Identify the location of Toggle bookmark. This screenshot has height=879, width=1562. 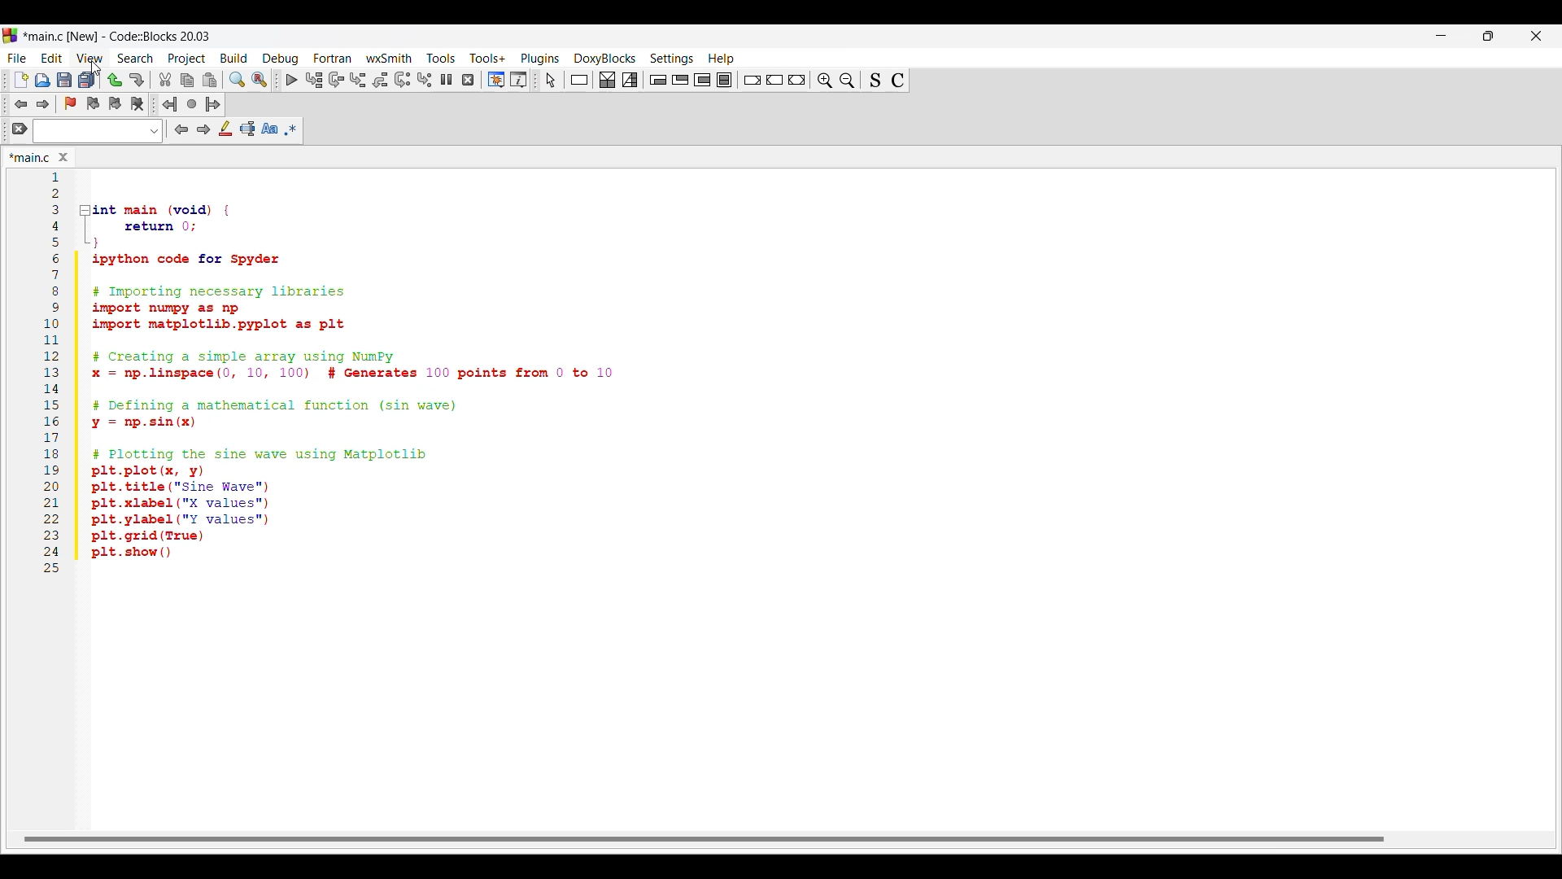
(70, 103).